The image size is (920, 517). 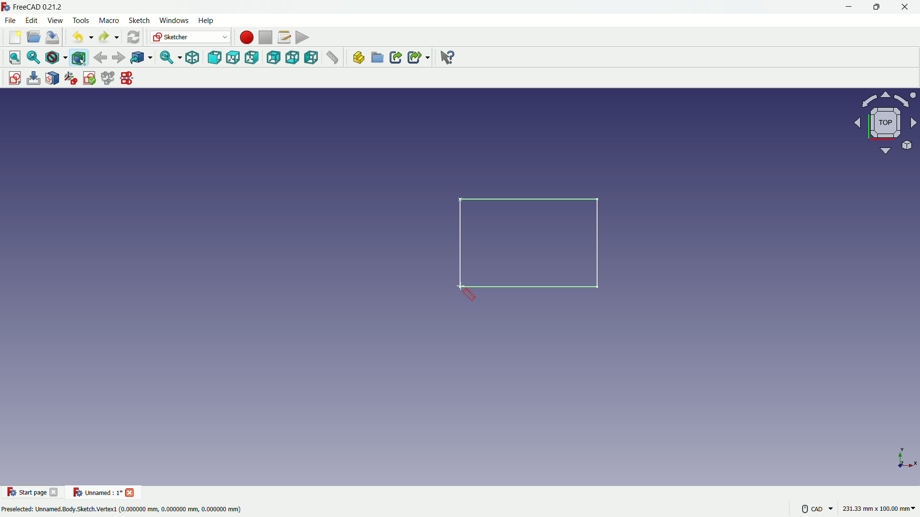 I want to click on view menu, so click(x=54, y=21).